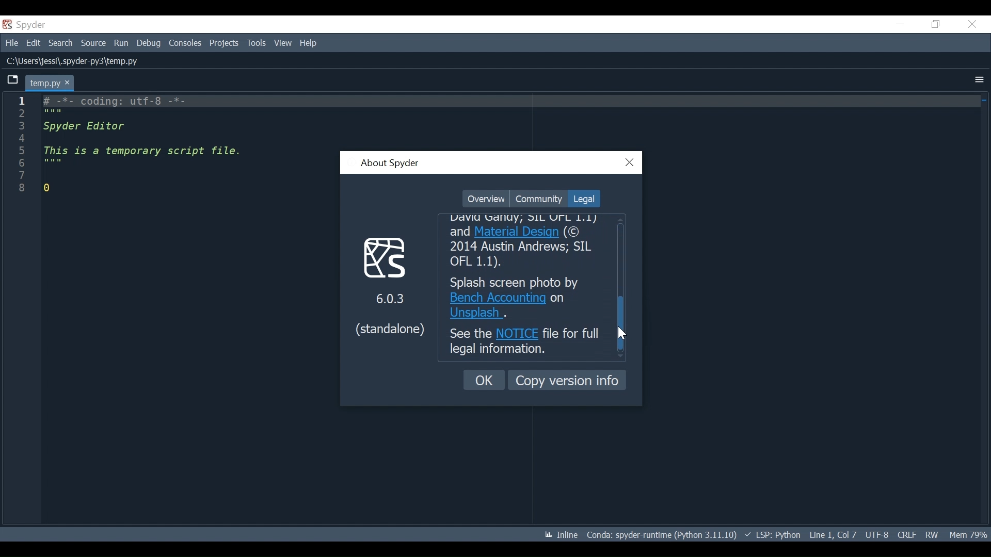 This screenshot has height=557, width=991. Describe the element at coordinates (122, 44) in the screenshot. I see `Run` at that location.